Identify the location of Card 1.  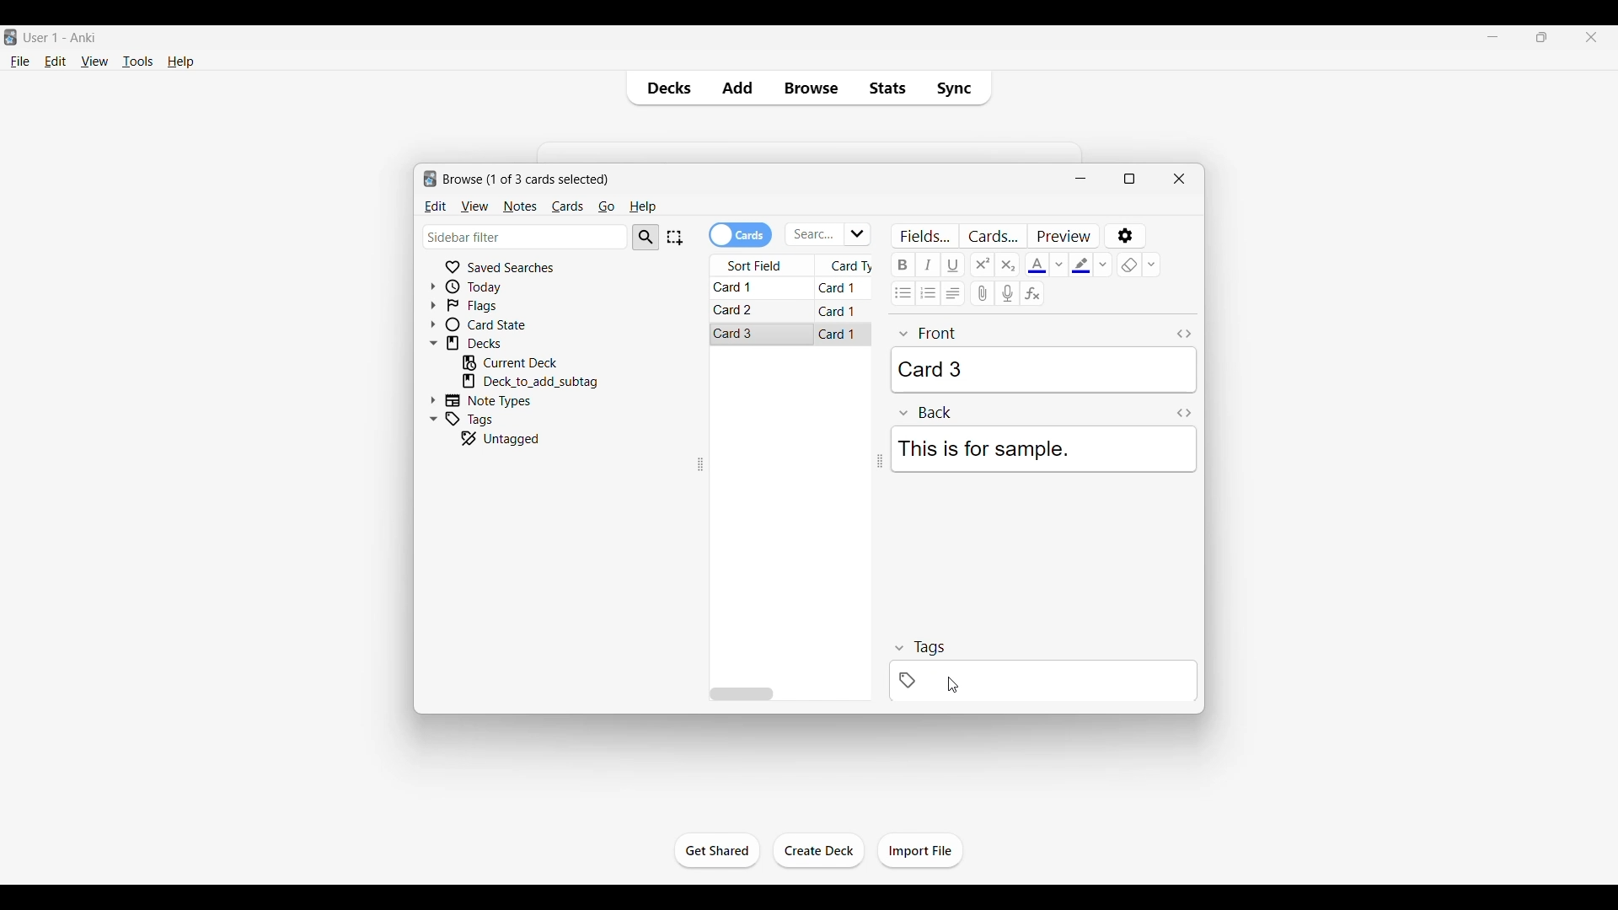
(838, 288).